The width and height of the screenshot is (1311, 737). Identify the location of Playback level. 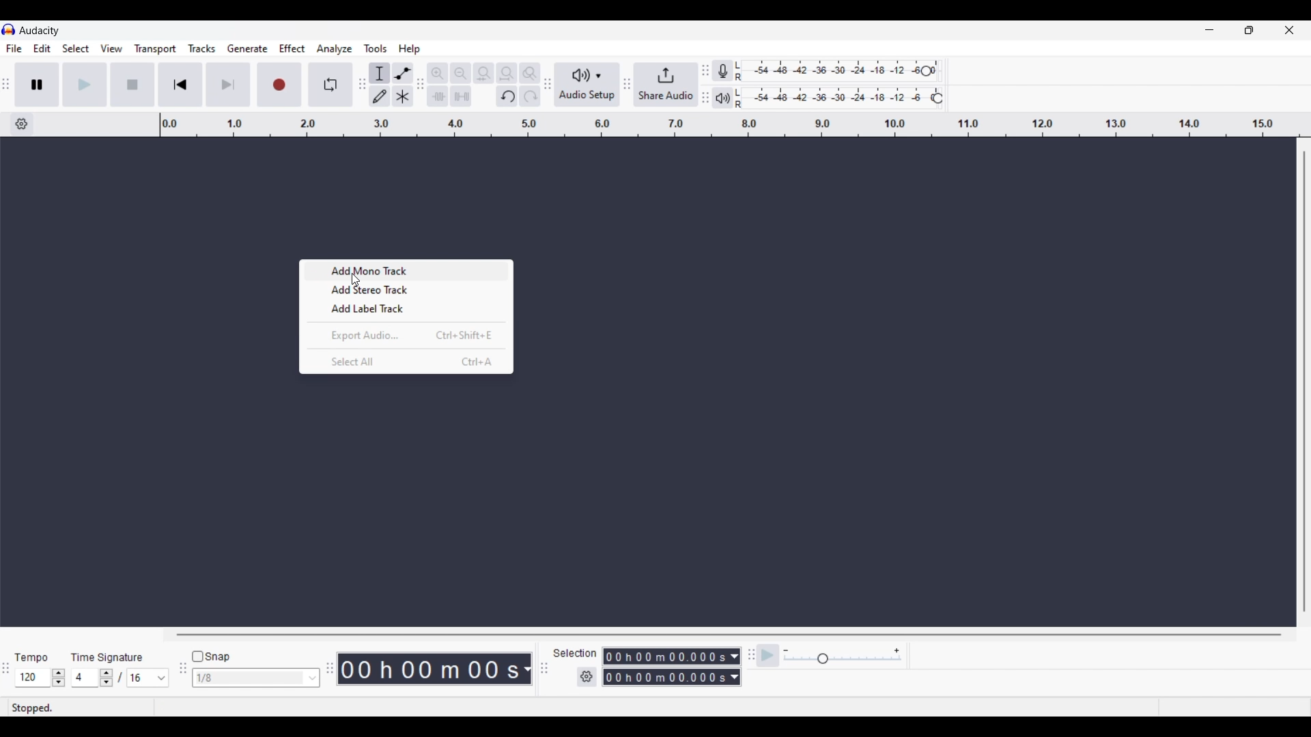
(842, 98).